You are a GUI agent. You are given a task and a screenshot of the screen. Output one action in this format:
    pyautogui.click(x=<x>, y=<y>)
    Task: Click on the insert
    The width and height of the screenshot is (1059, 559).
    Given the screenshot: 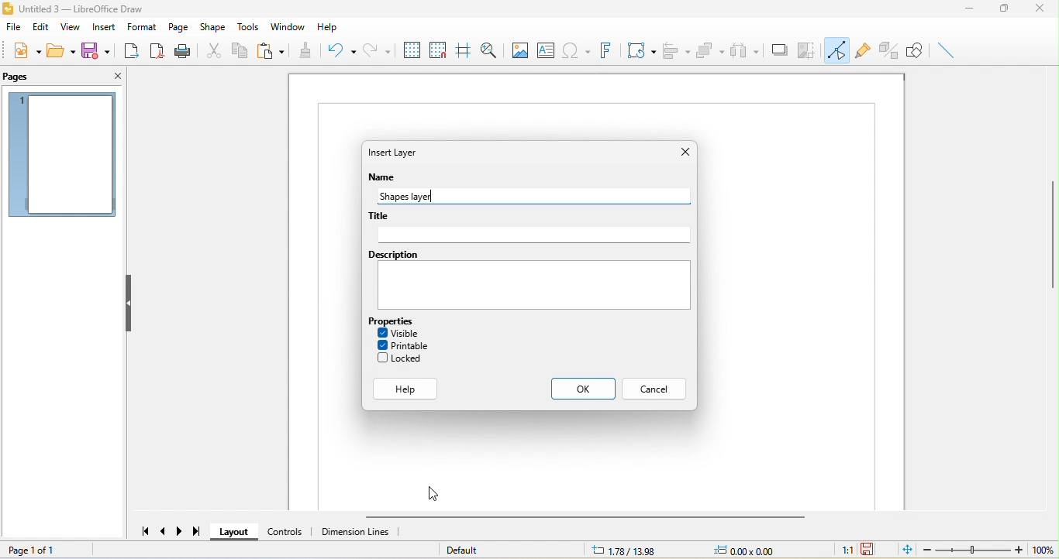 What is the action you would take?
    pyautogui.click(x=102, y=28)
    